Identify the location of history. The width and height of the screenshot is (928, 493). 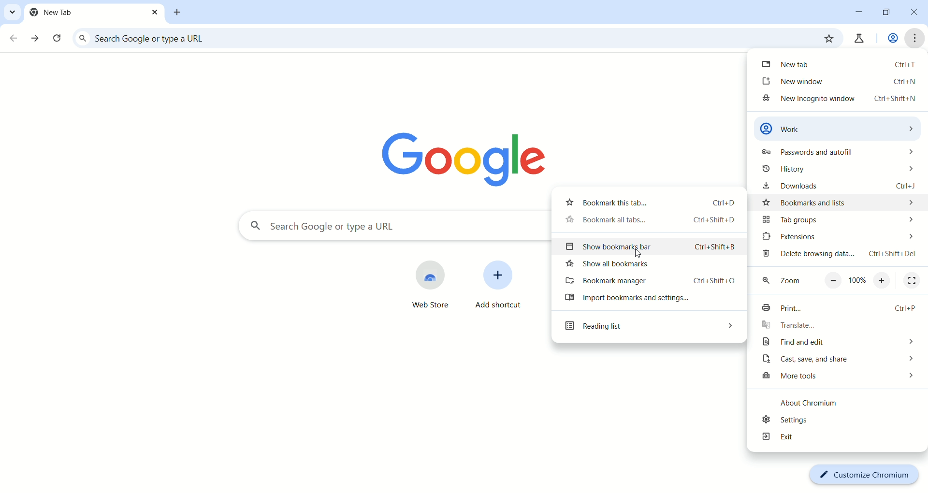
(836, 171).